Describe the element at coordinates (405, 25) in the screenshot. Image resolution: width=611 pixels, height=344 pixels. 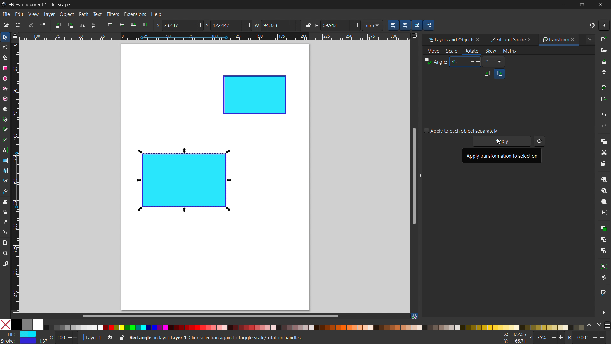
I see `when scaling rectangle, scale the radii of the rounded corners` at that location.